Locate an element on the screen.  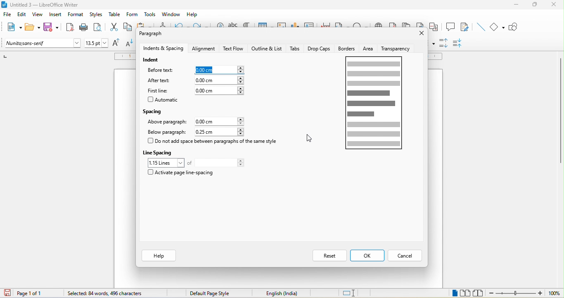
alignment is located at coordinates (203, 47).